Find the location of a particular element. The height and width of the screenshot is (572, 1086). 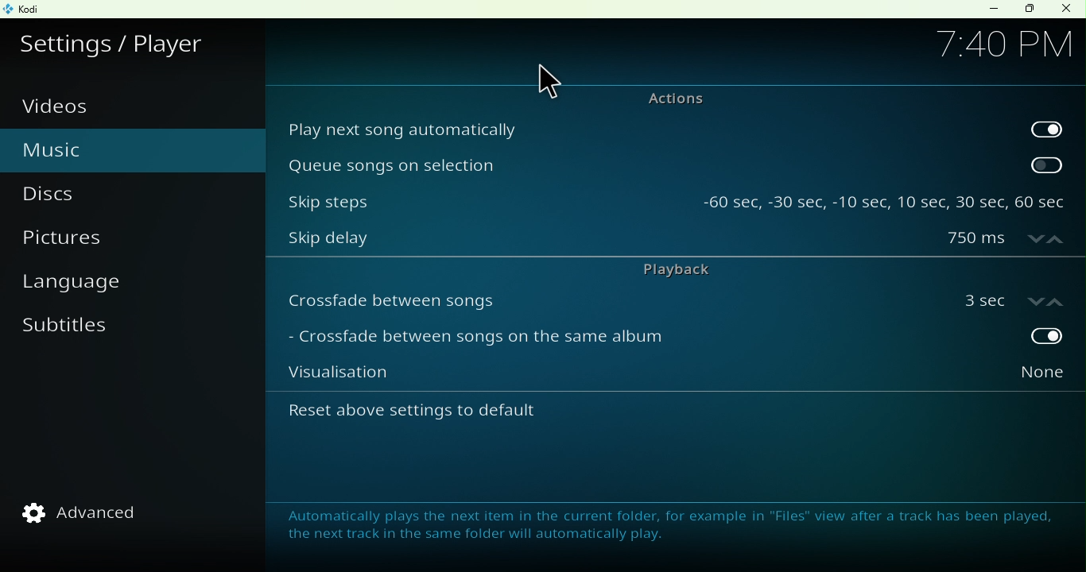

Music is located at coordinates (89, 148).